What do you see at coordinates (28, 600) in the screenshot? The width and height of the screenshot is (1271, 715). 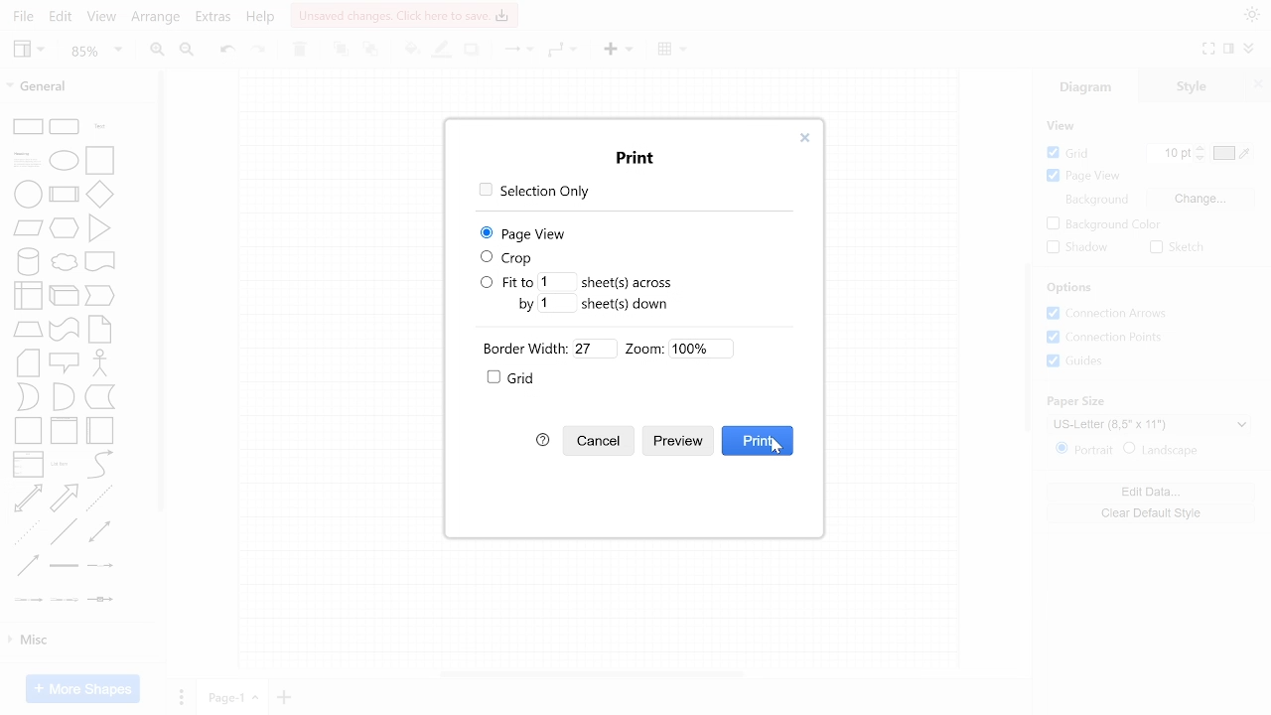 I see `Connector with 2 labels` at bounding box center [28, 600].